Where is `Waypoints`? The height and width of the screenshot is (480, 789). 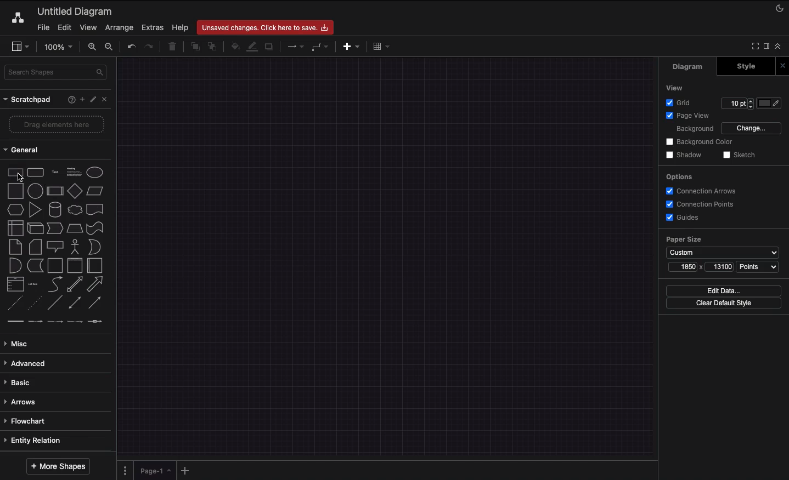
Waypoints is located at coordinates (321, 48).